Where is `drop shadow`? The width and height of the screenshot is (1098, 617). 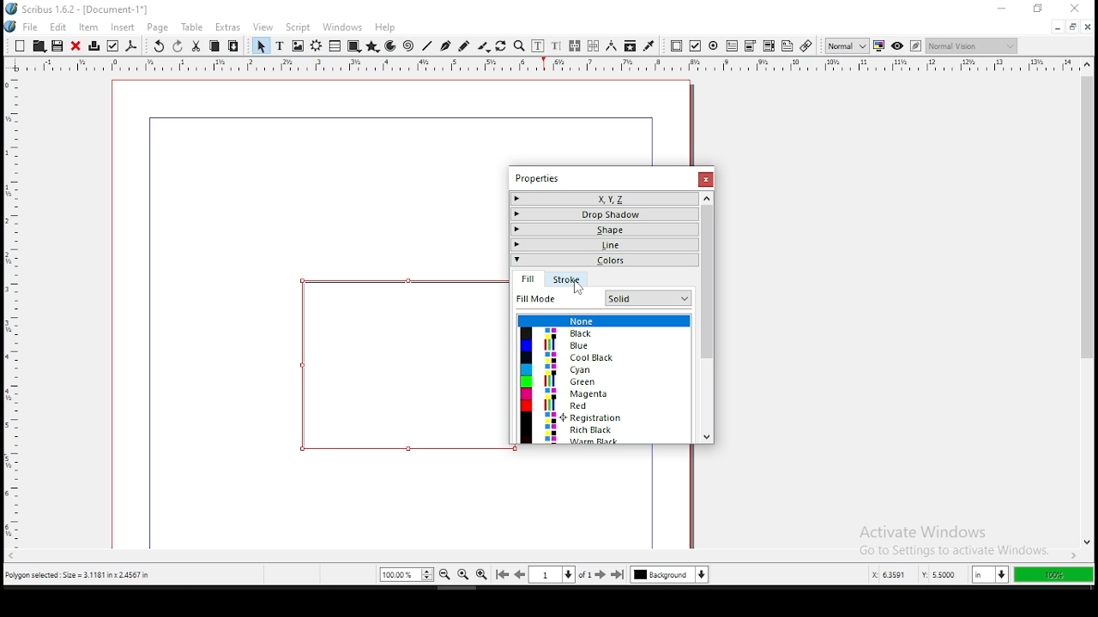
drop shadow is located at coordinates (602, 214).